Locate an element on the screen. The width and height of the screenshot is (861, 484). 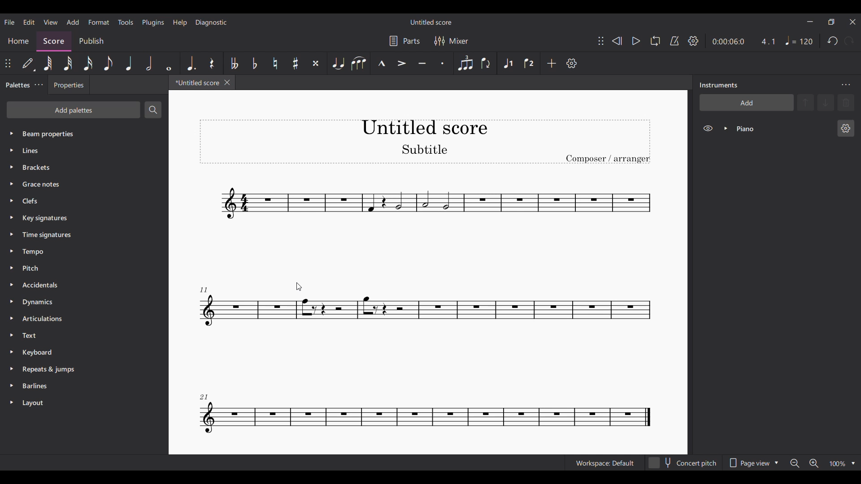
Layout is located at coordinates (77, 403).